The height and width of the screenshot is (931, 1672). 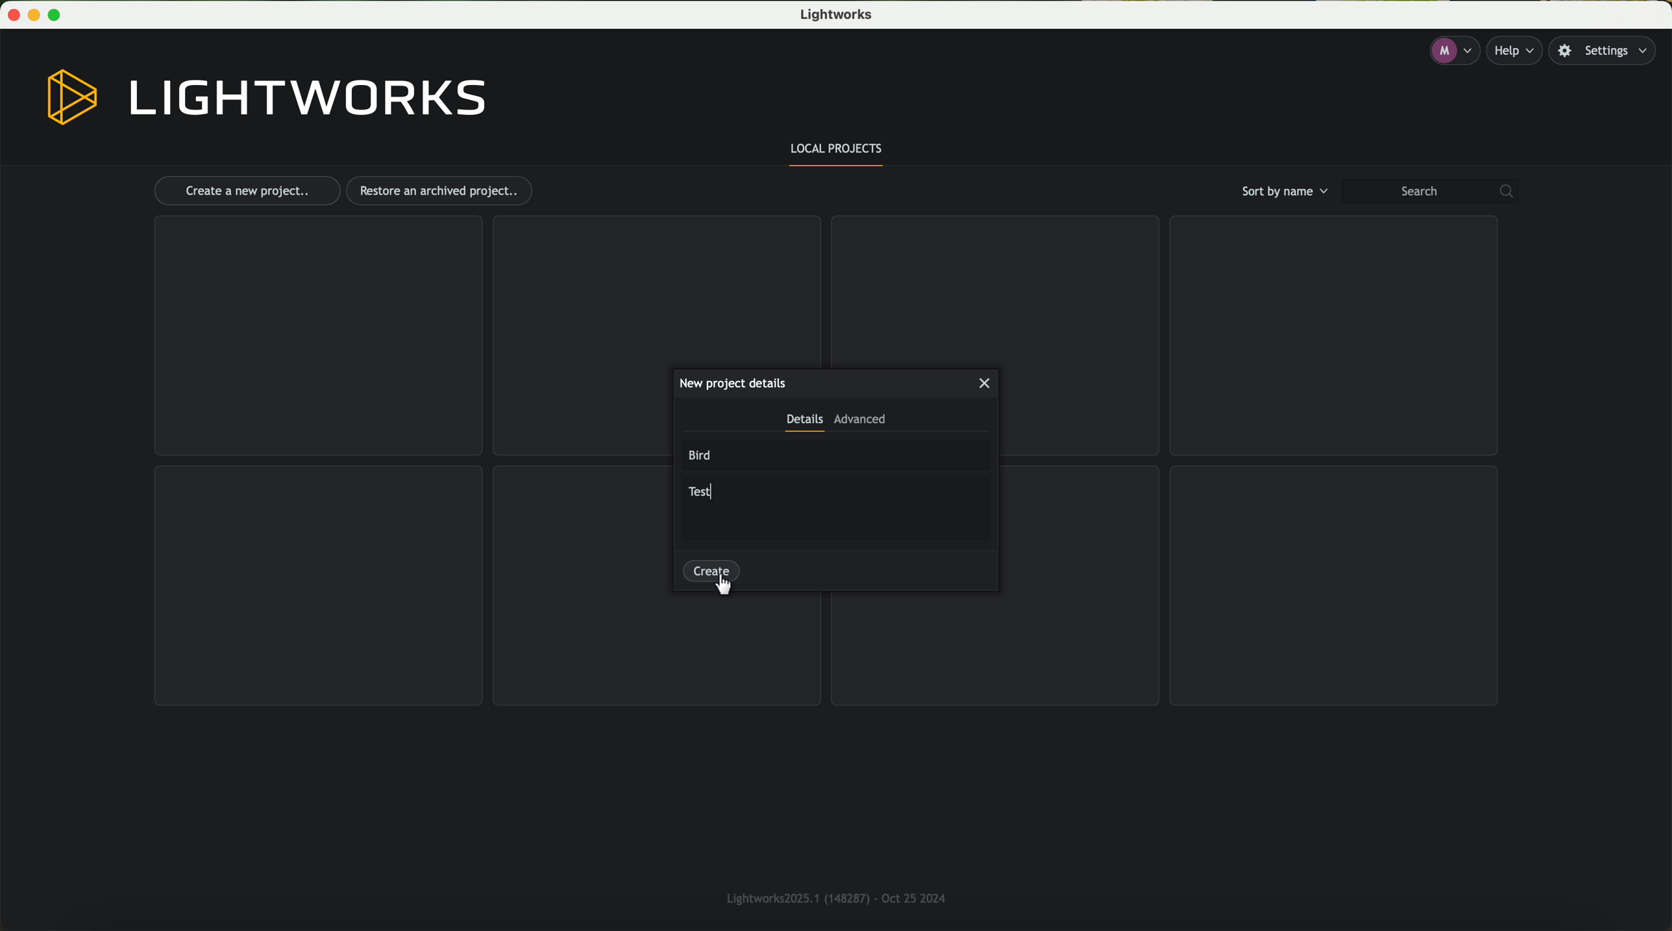 I want to click on Bird, so click(x=702, y=455).